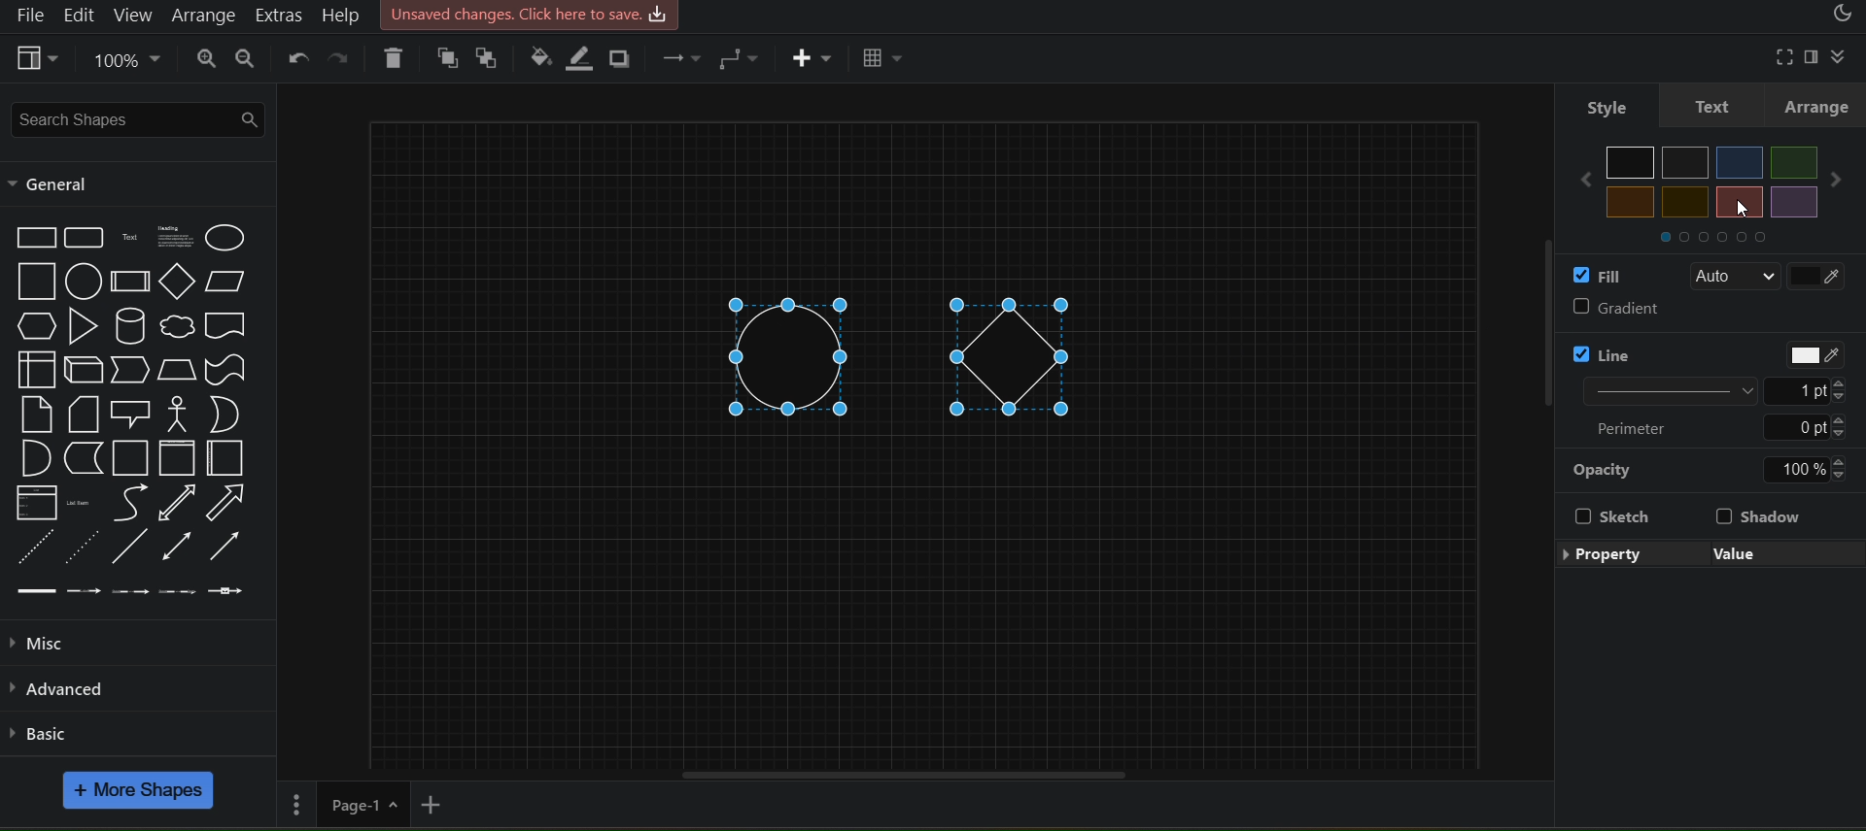 The width and height of the screenshot is (1866, 831). I want to click on opacity, so click(1703, 473).